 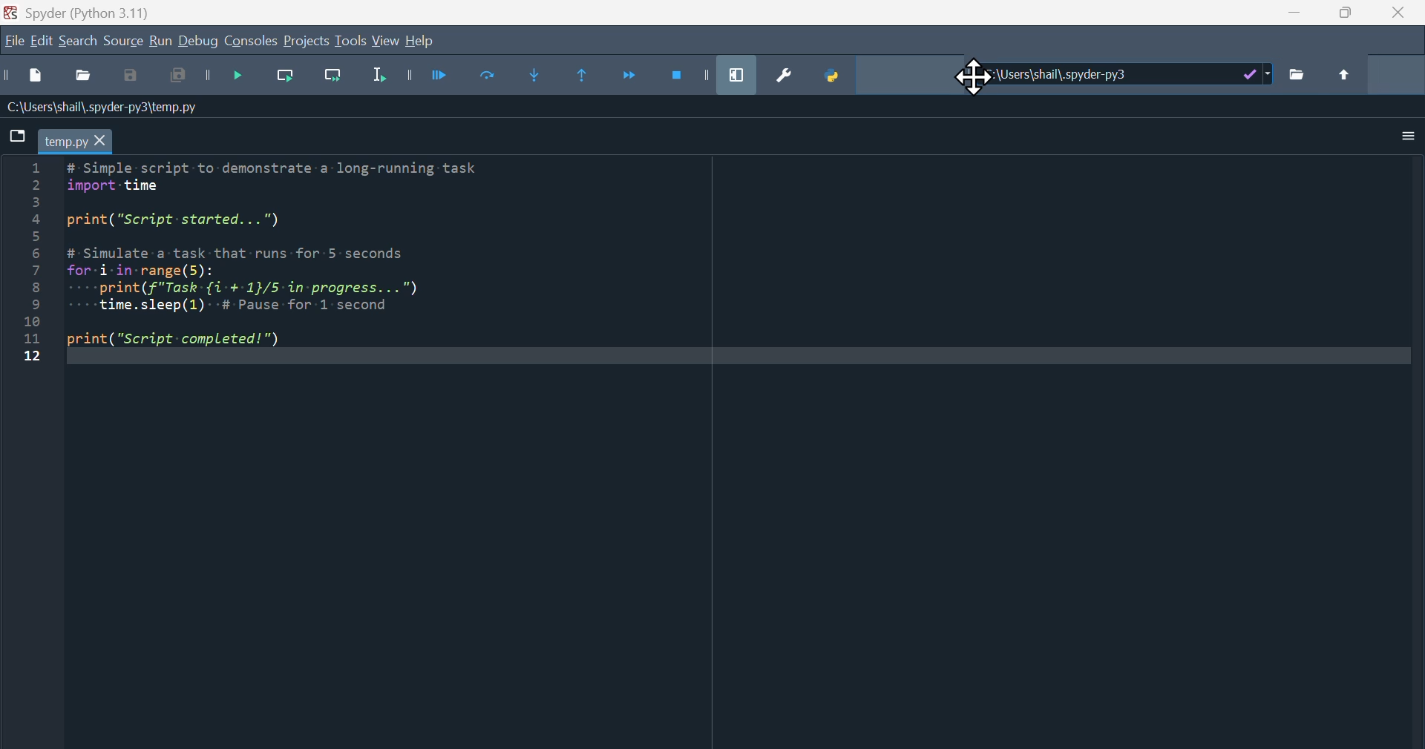 What do you see at coordinates (1120, 80) in the screenshot?
I see `Plugins` at bounding box center [1120, 80].